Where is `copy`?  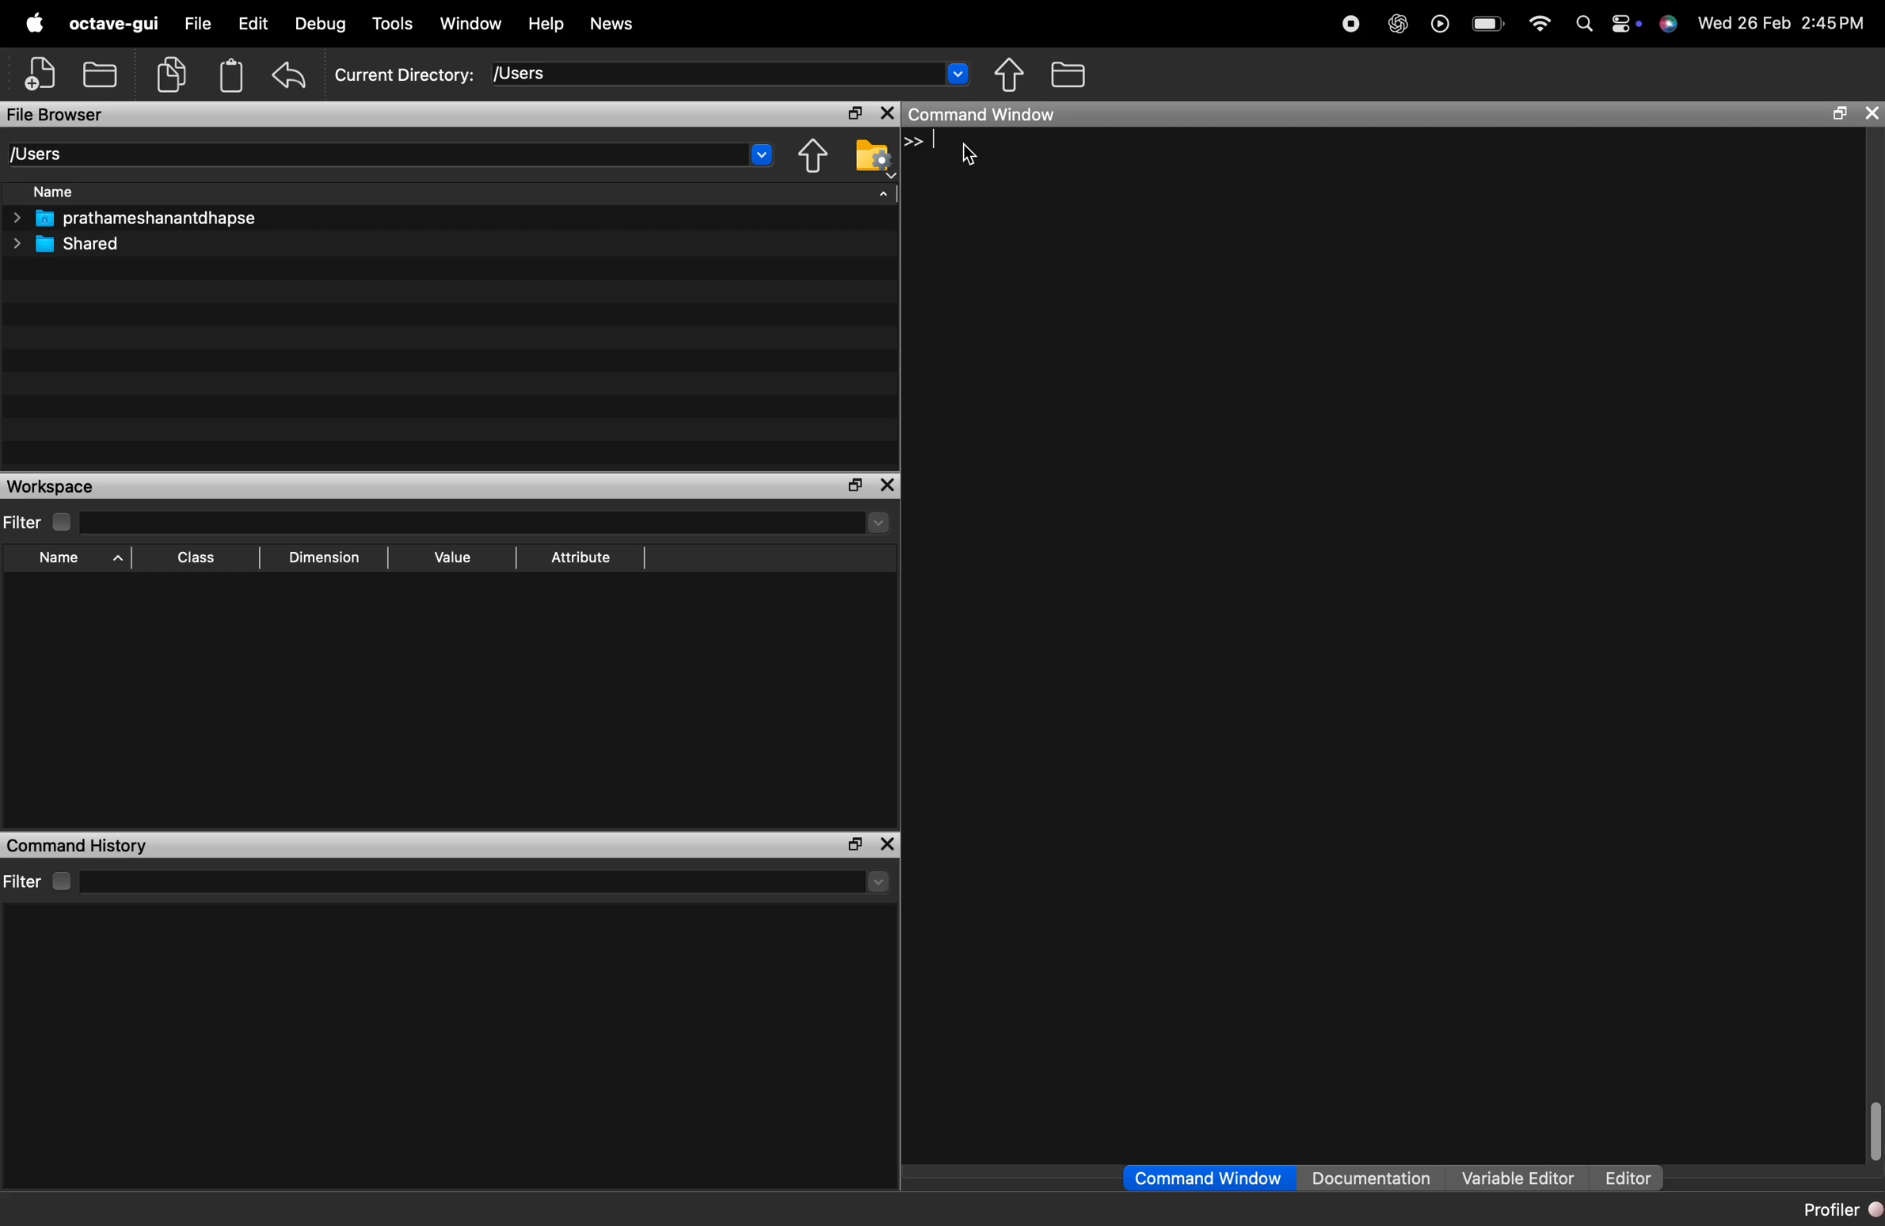 copy is located at coordinates (171, 74).